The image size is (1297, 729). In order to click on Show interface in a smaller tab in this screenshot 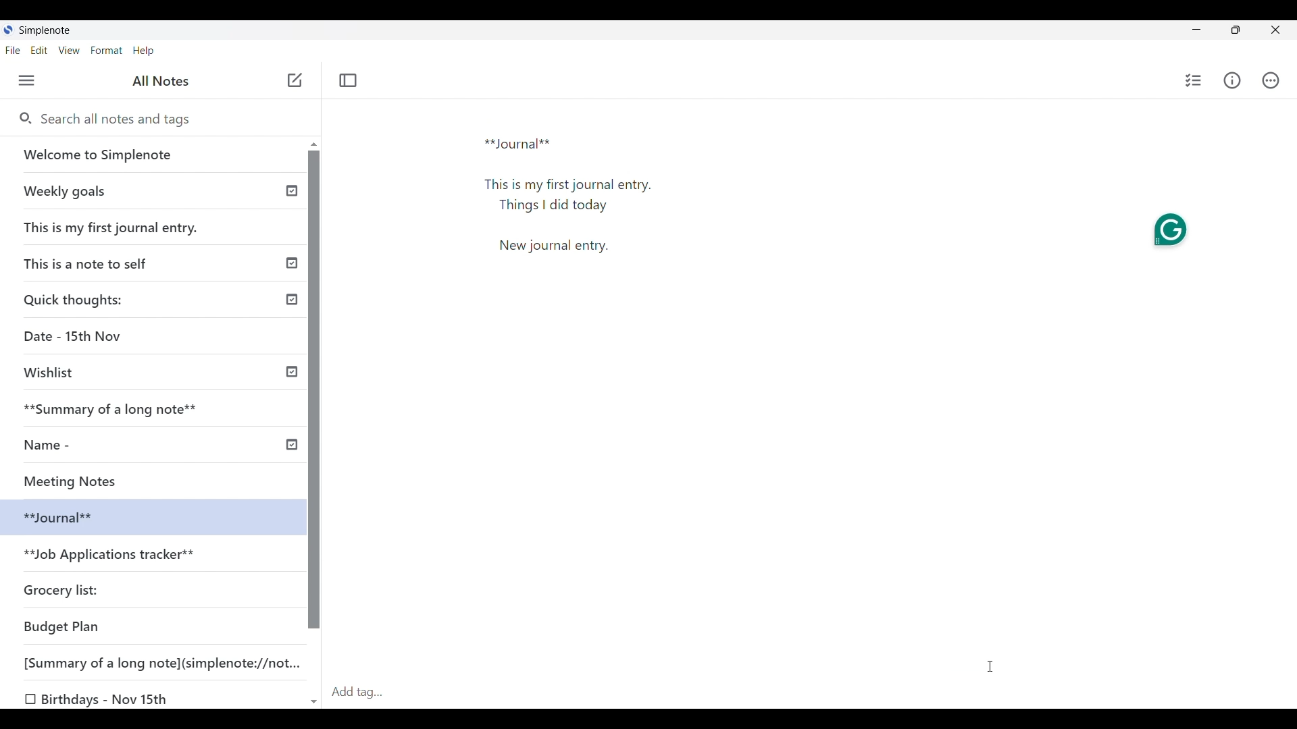, I will do `click(1236, 30)`.